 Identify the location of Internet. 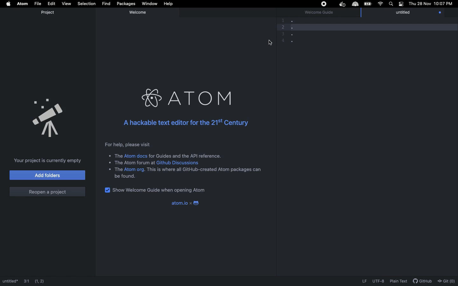
(379, 4).